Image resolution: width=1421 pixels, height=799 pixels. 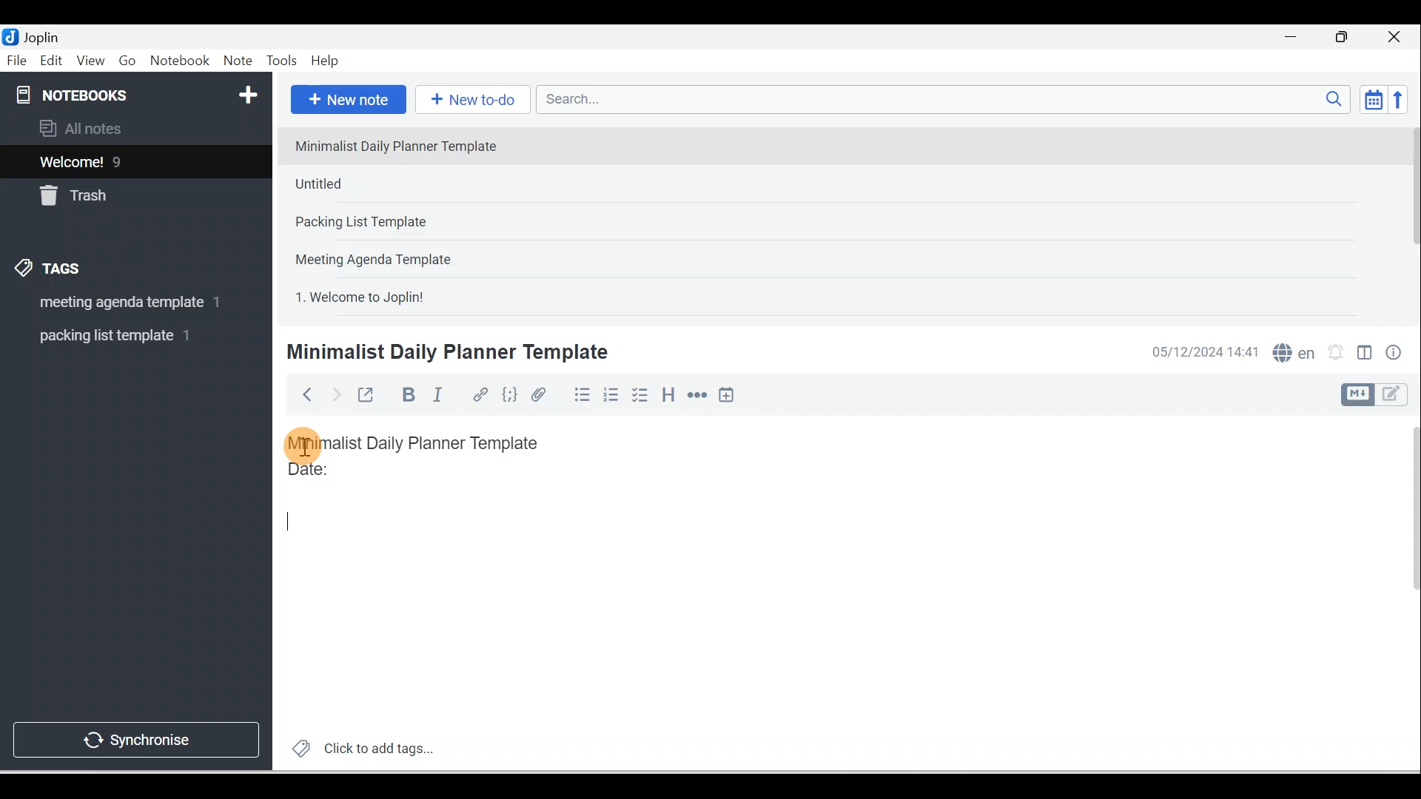 What do you see at coordinates (135, 737) in the screenshot?
I see `Synchronise` at bounding box center [135, 737].